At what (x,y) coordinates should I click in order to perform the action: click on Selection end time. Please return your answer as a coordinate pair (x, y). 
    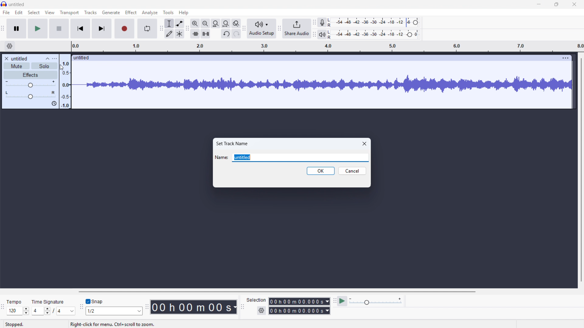
    Looking at the image, I should click on (299, 311).